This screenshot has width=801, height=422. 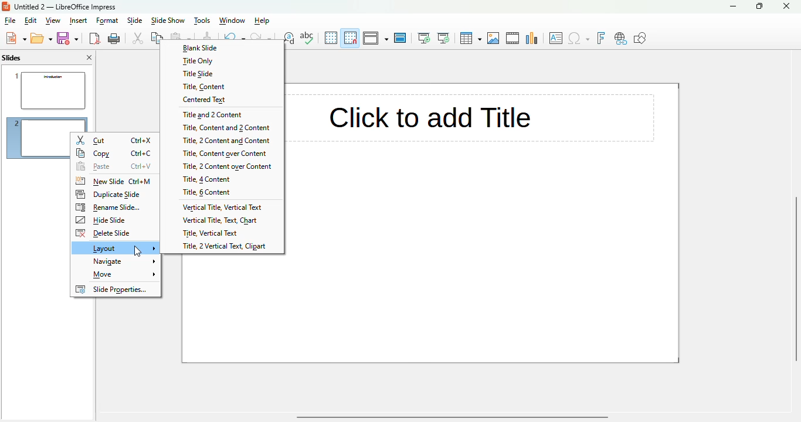 I want to click on copy, so click(x=116, y=154).